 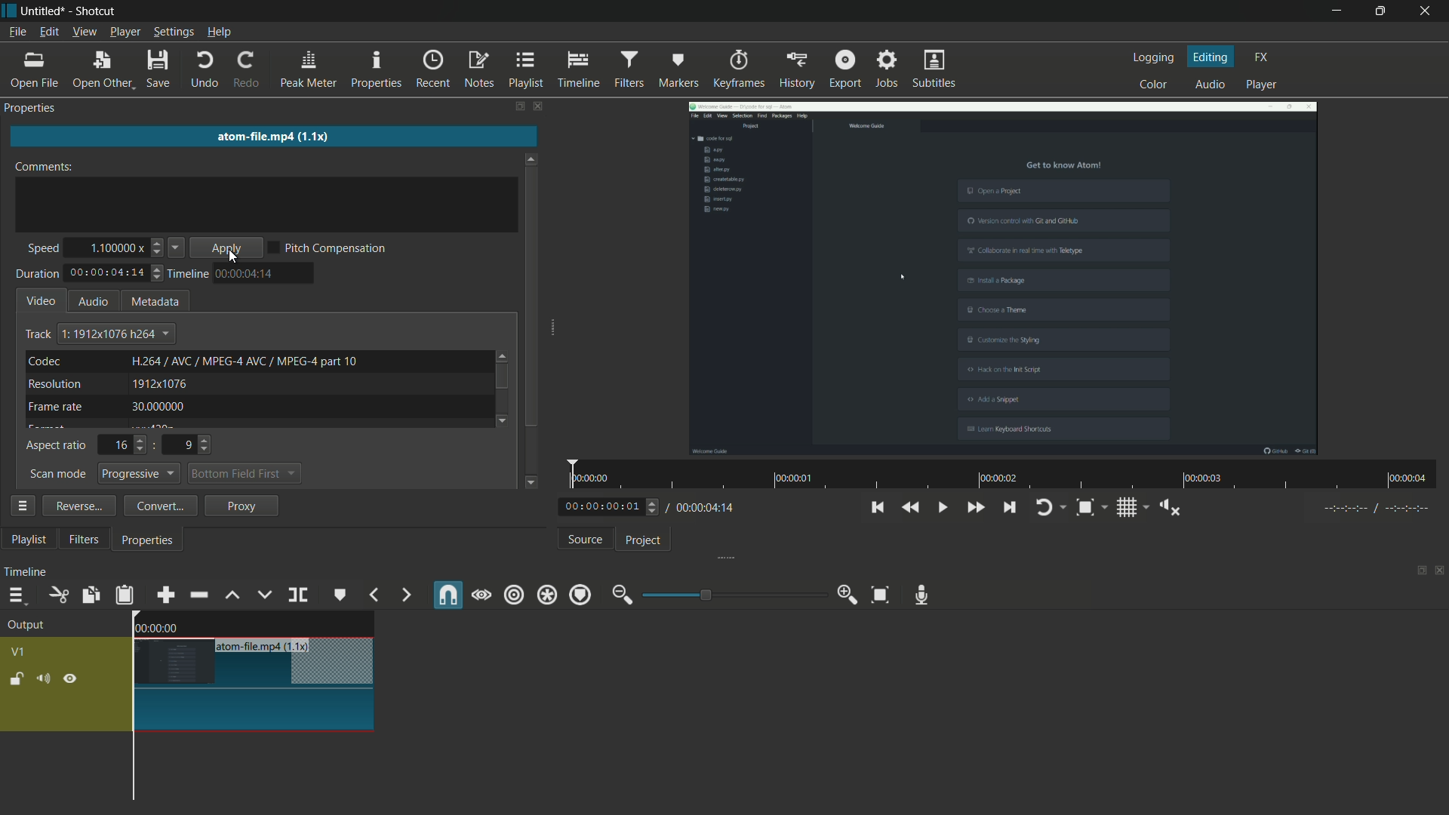 What do you see at coordinates (126, 444) in the screenshot?
I see `16` at bounding box center [126, 444].